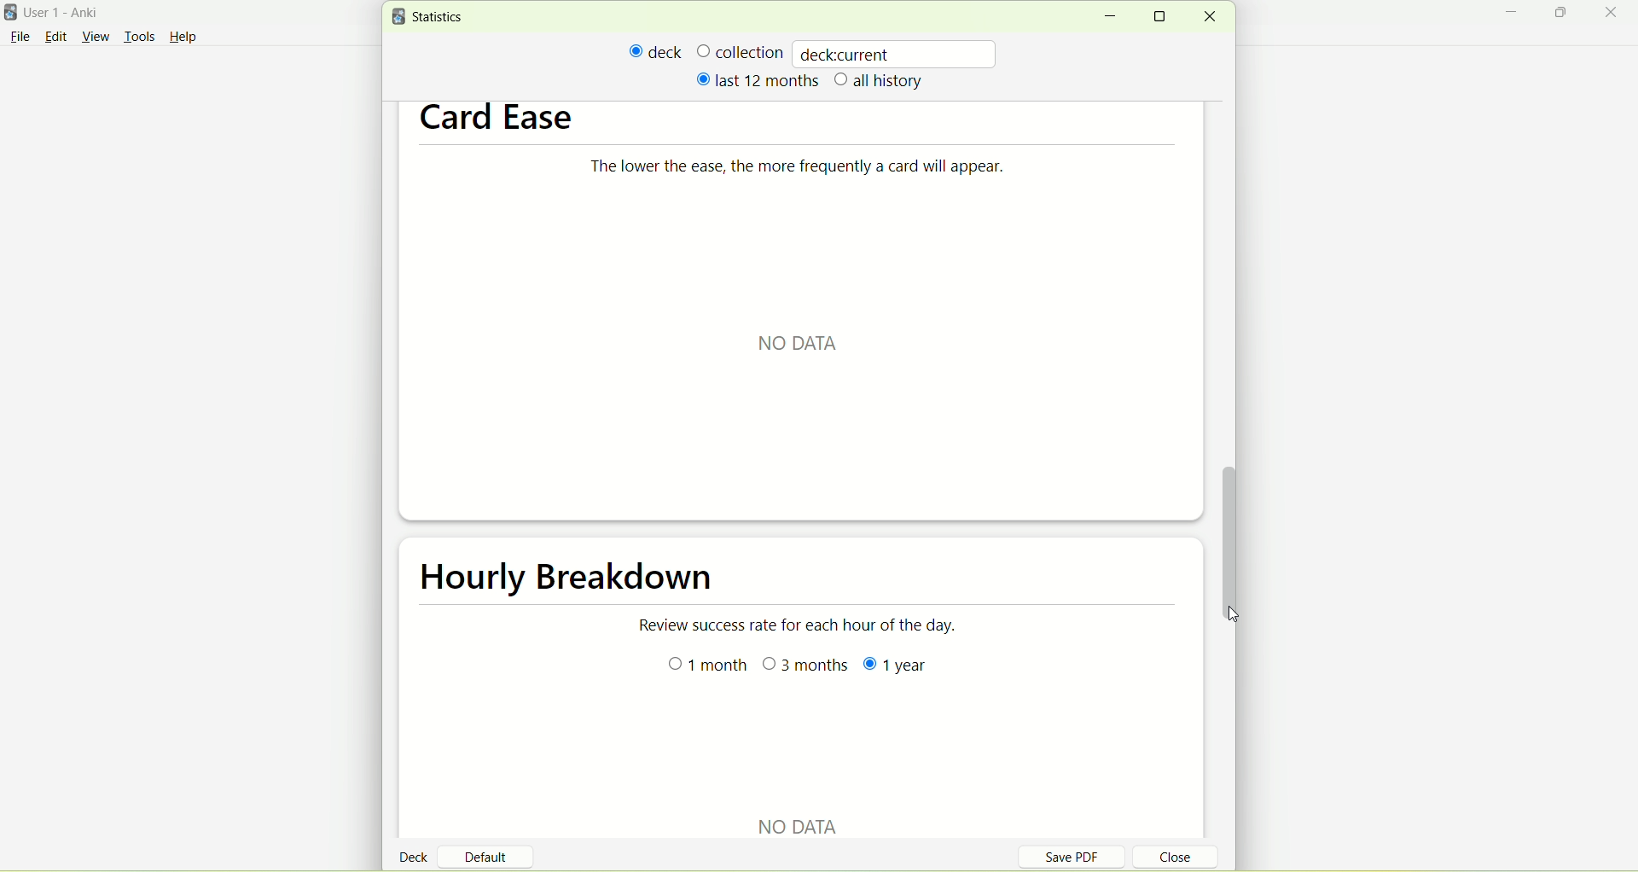  Describe the element at coordinates (416, 856) in the screenshot. I see `deck` at that location.